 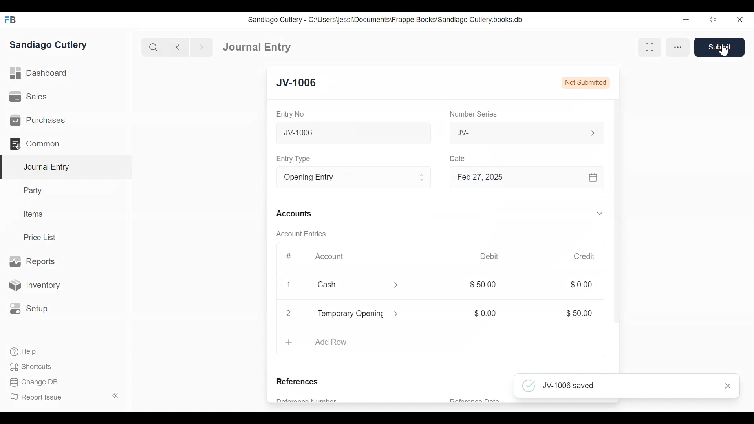 What do you see at coordinates (512, 132) in the screenshot?
I see `JV-` at bounding box center [512, 132].